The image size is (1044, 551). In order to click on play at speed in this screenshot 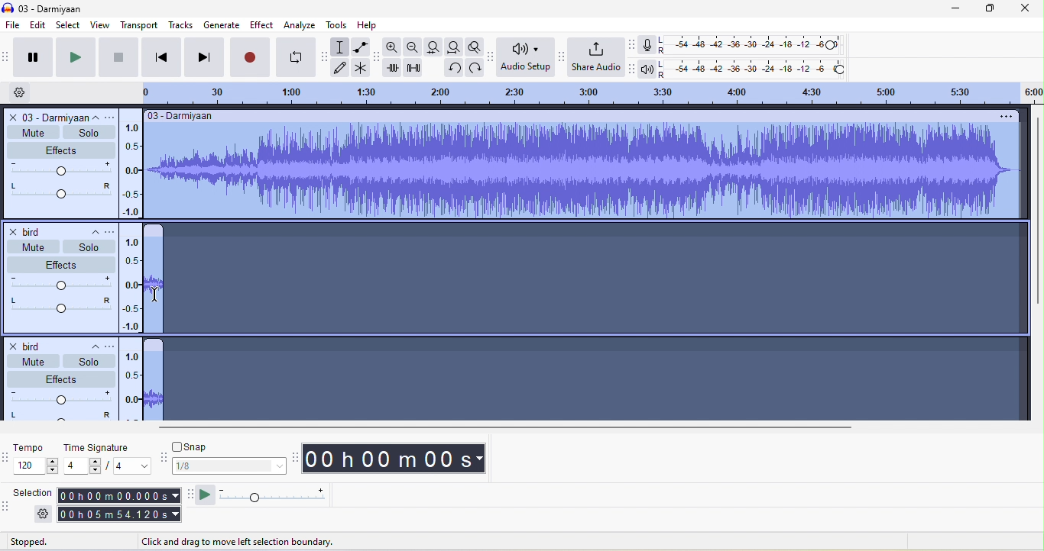, I will do `click(271, 495)`.